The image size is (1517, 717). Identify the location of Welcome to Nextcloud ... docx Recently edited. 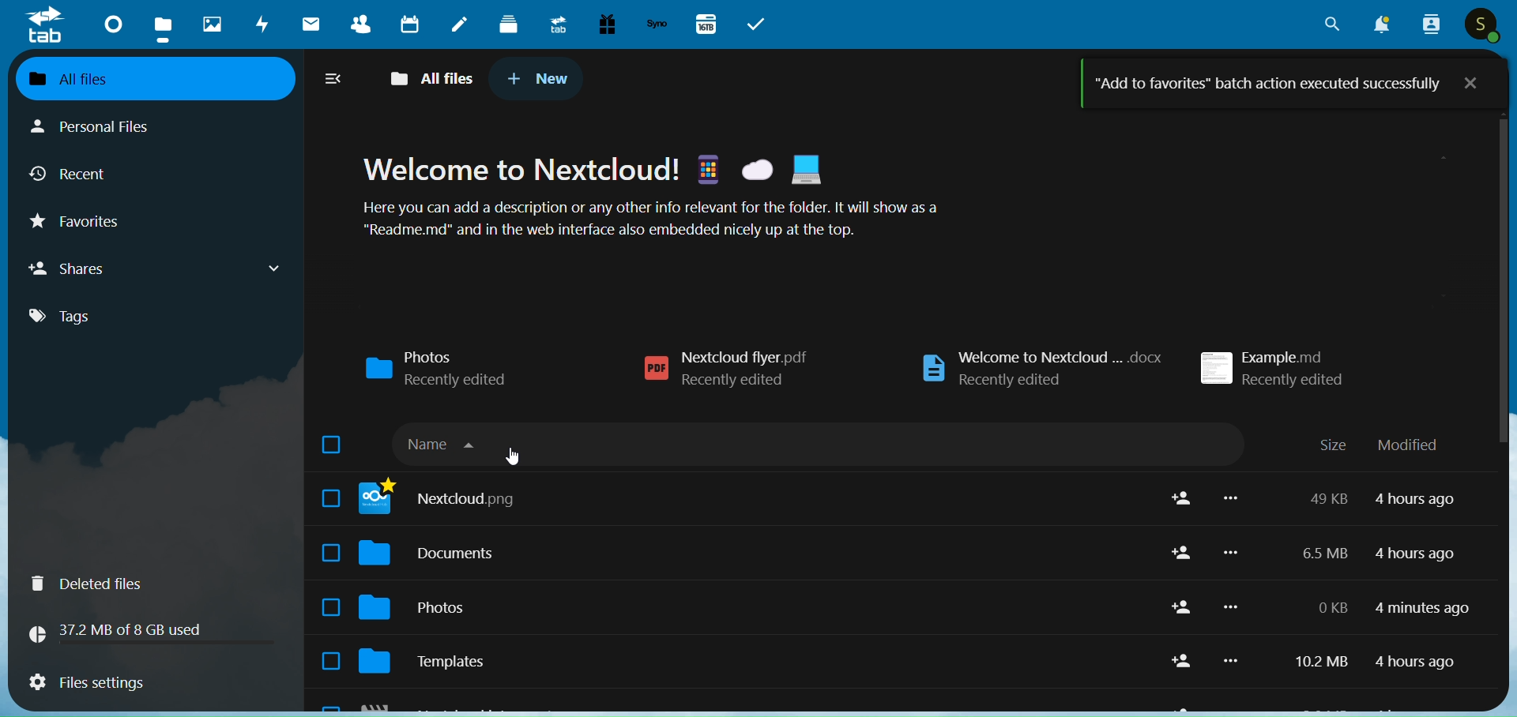
(1041, 369).